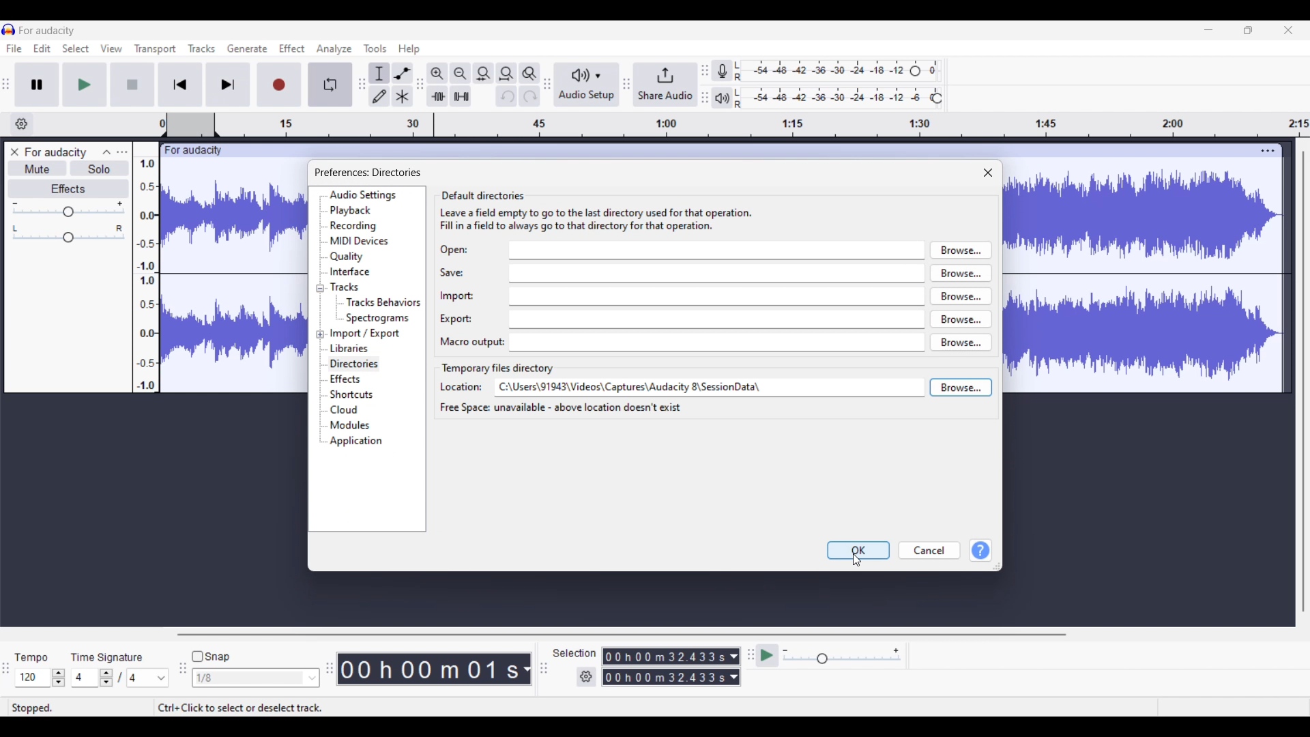  What do you see at coordinates (68, 208) in the screenshot?
I see `Volume scale` at bounding box center [68, 208].